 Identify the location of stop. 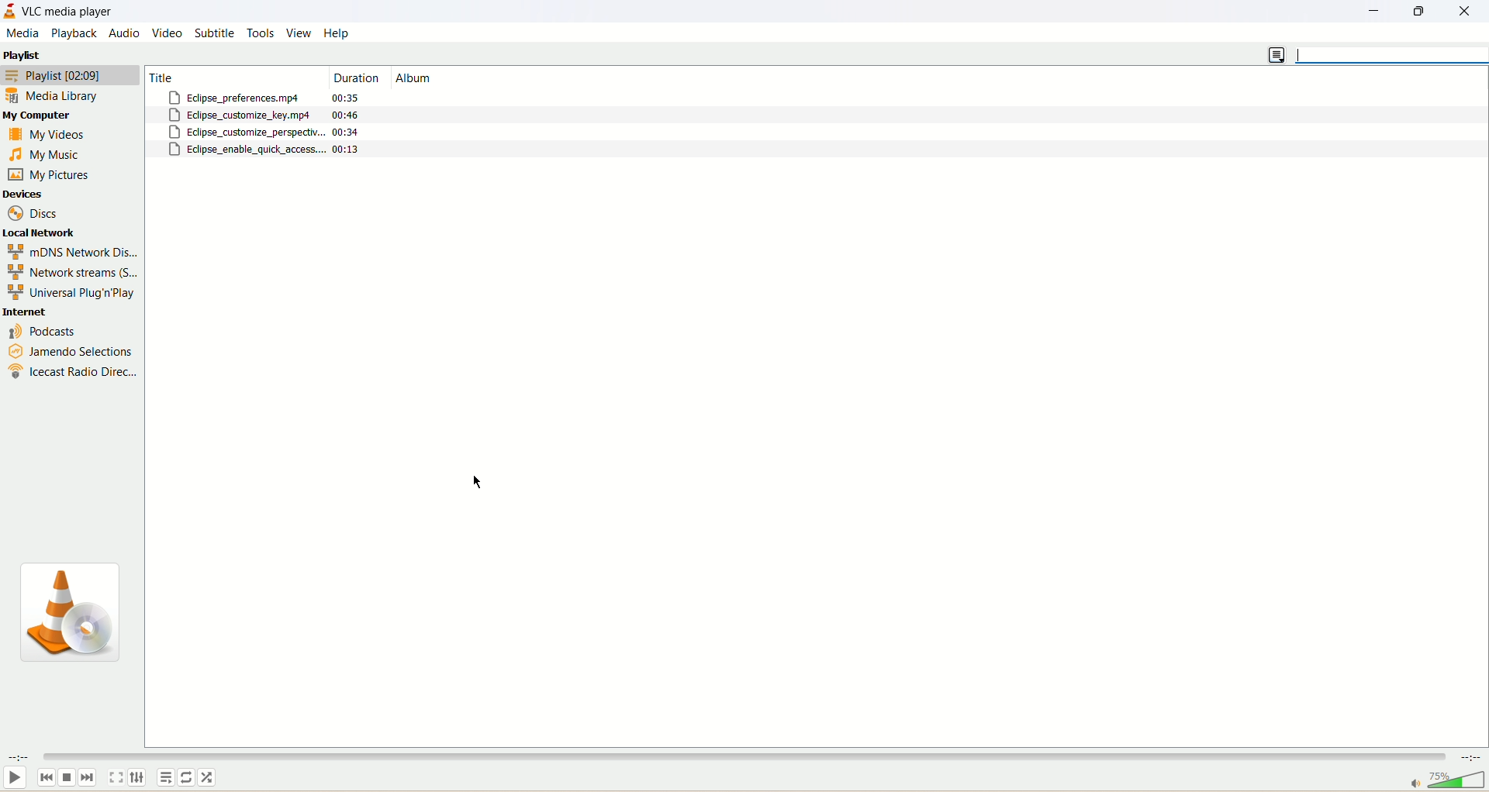
(67, 780).